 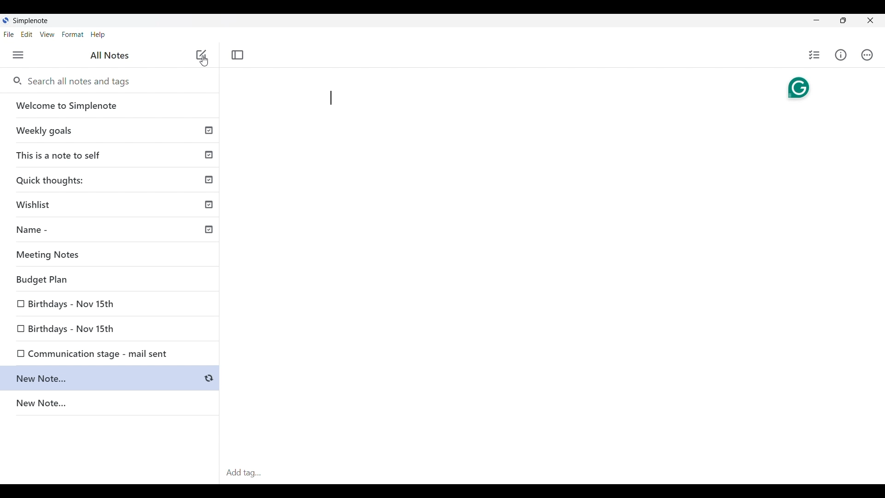 I want to click on Toggle focus mode, so click(x=237, y=55).